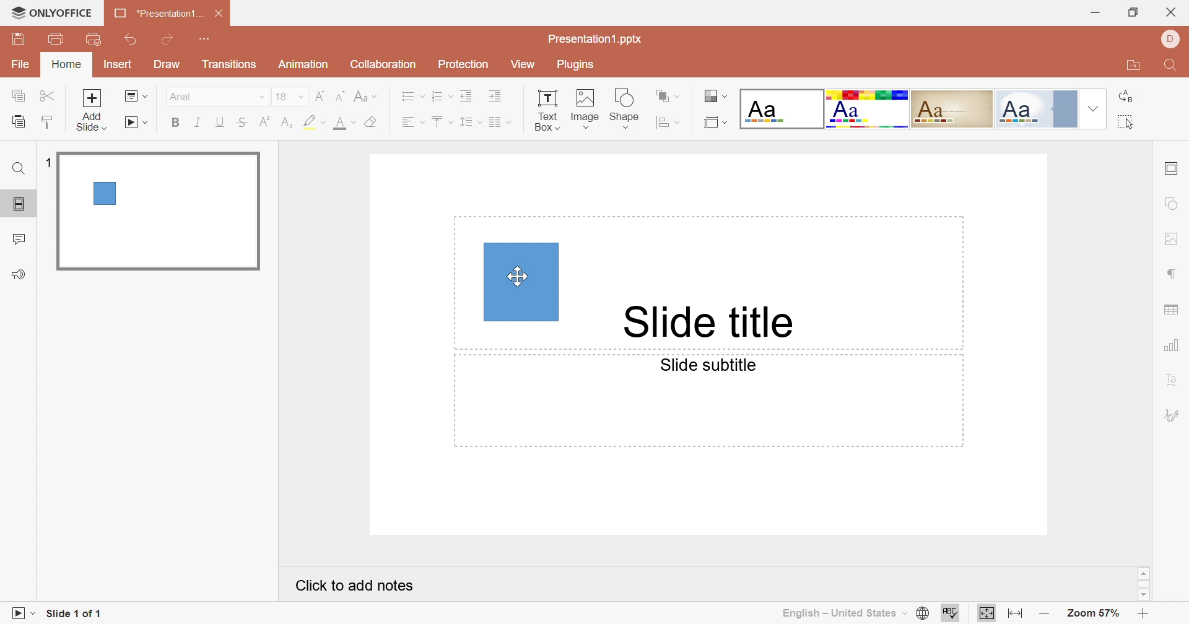 The width and height of the screenshot is (1189, 624). What do you see at coordinates (1174, 170) in the screenshot?
I see `Slide settings` at bounding box center [1174, 170].